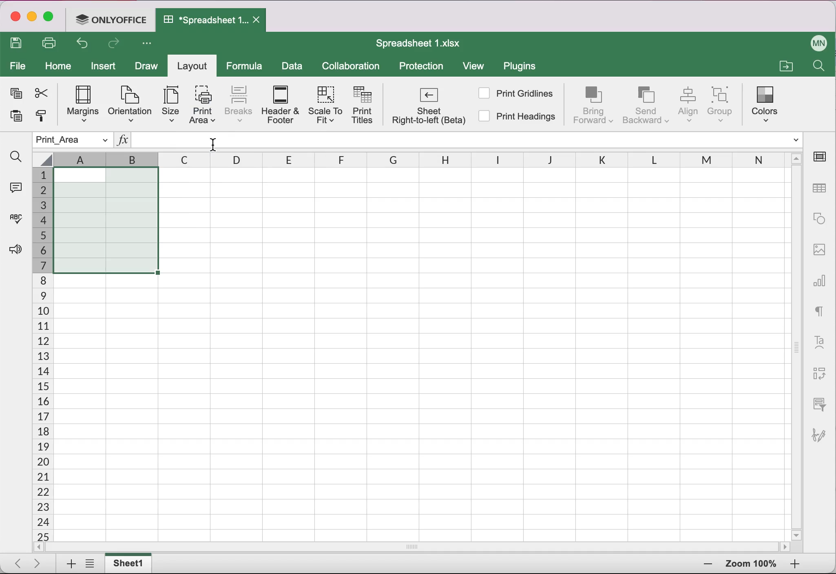 This screenshot has height=574, width=836. What do you see at coordinates (85, 45) in the screenshot?
I see `undo` at bounding box center [85, 45].